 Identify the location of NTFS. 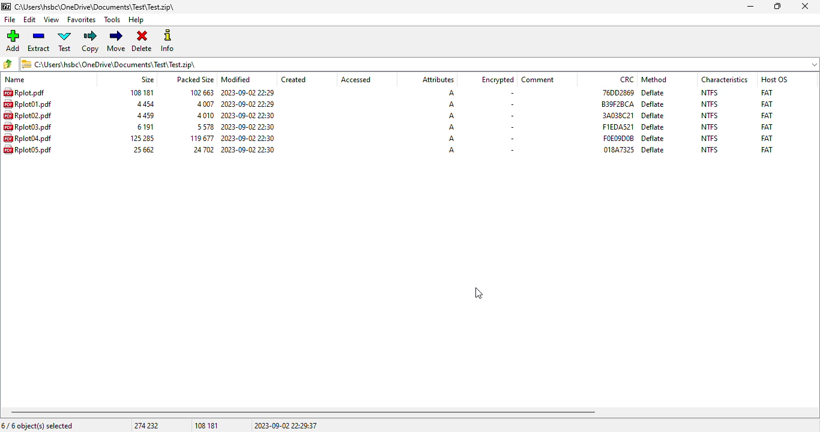
(710, 138).